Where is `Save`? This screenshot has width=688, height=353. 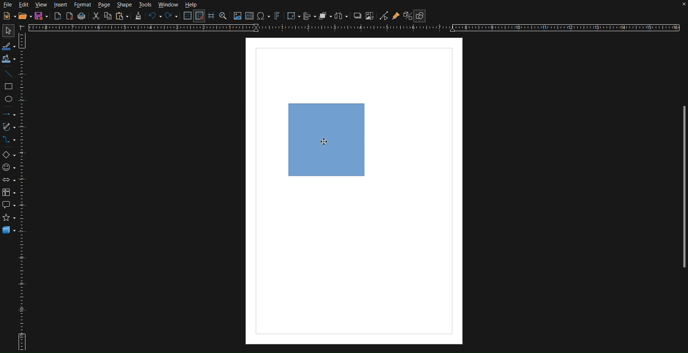 Save is located at coordinates (42, 16).